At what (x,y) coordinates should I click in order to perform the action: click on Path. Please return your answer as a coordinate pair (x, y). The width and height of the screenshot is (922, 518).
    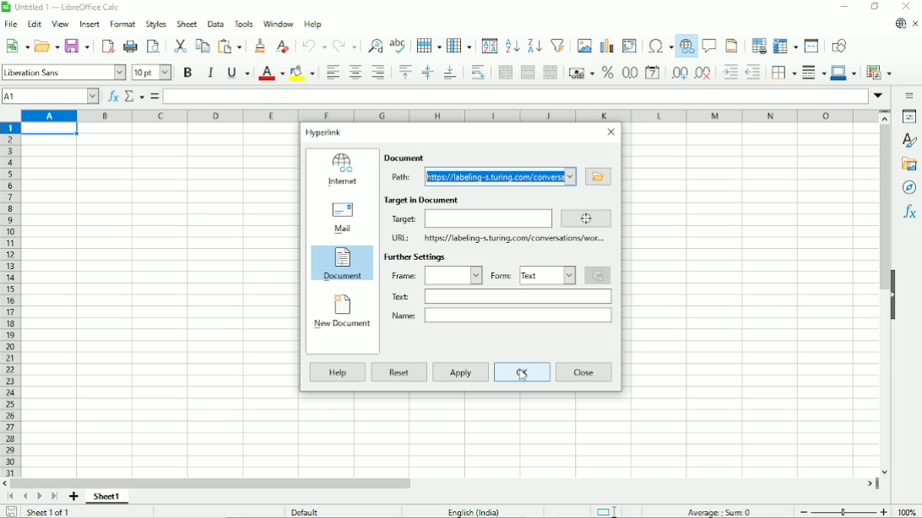
    Looking at the image, I should click on (404, 178).